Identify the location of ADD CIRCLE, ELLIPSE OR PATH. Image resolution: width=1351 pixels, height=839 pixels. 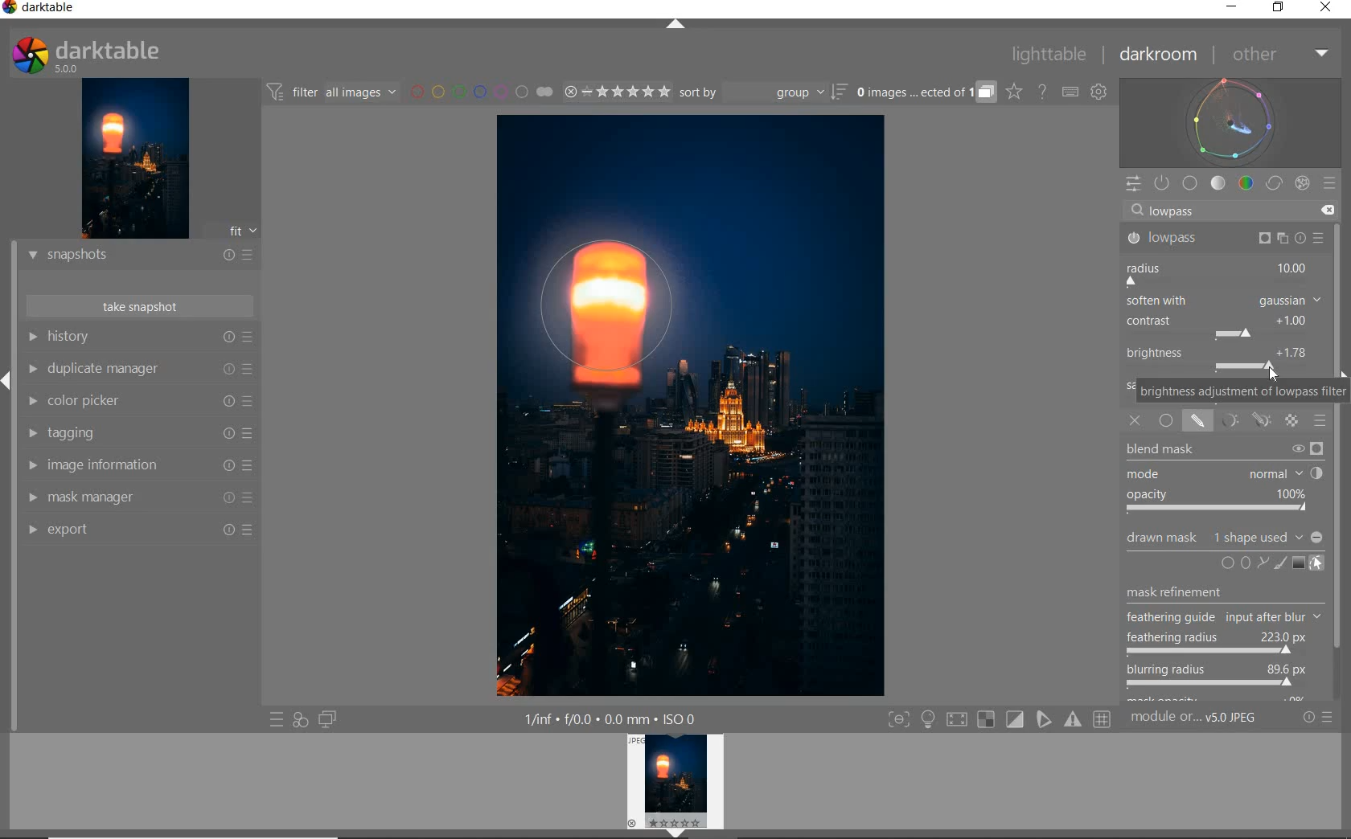
(1242, 562).